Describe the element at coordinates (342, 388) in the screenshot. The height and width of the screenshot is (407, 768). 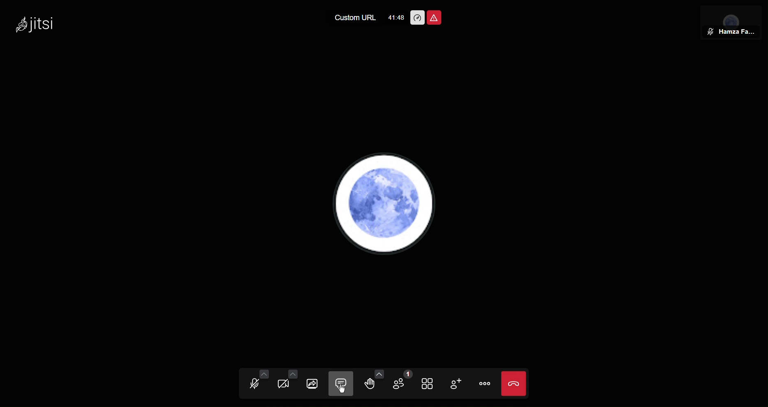
I see `Cursor` at that location.